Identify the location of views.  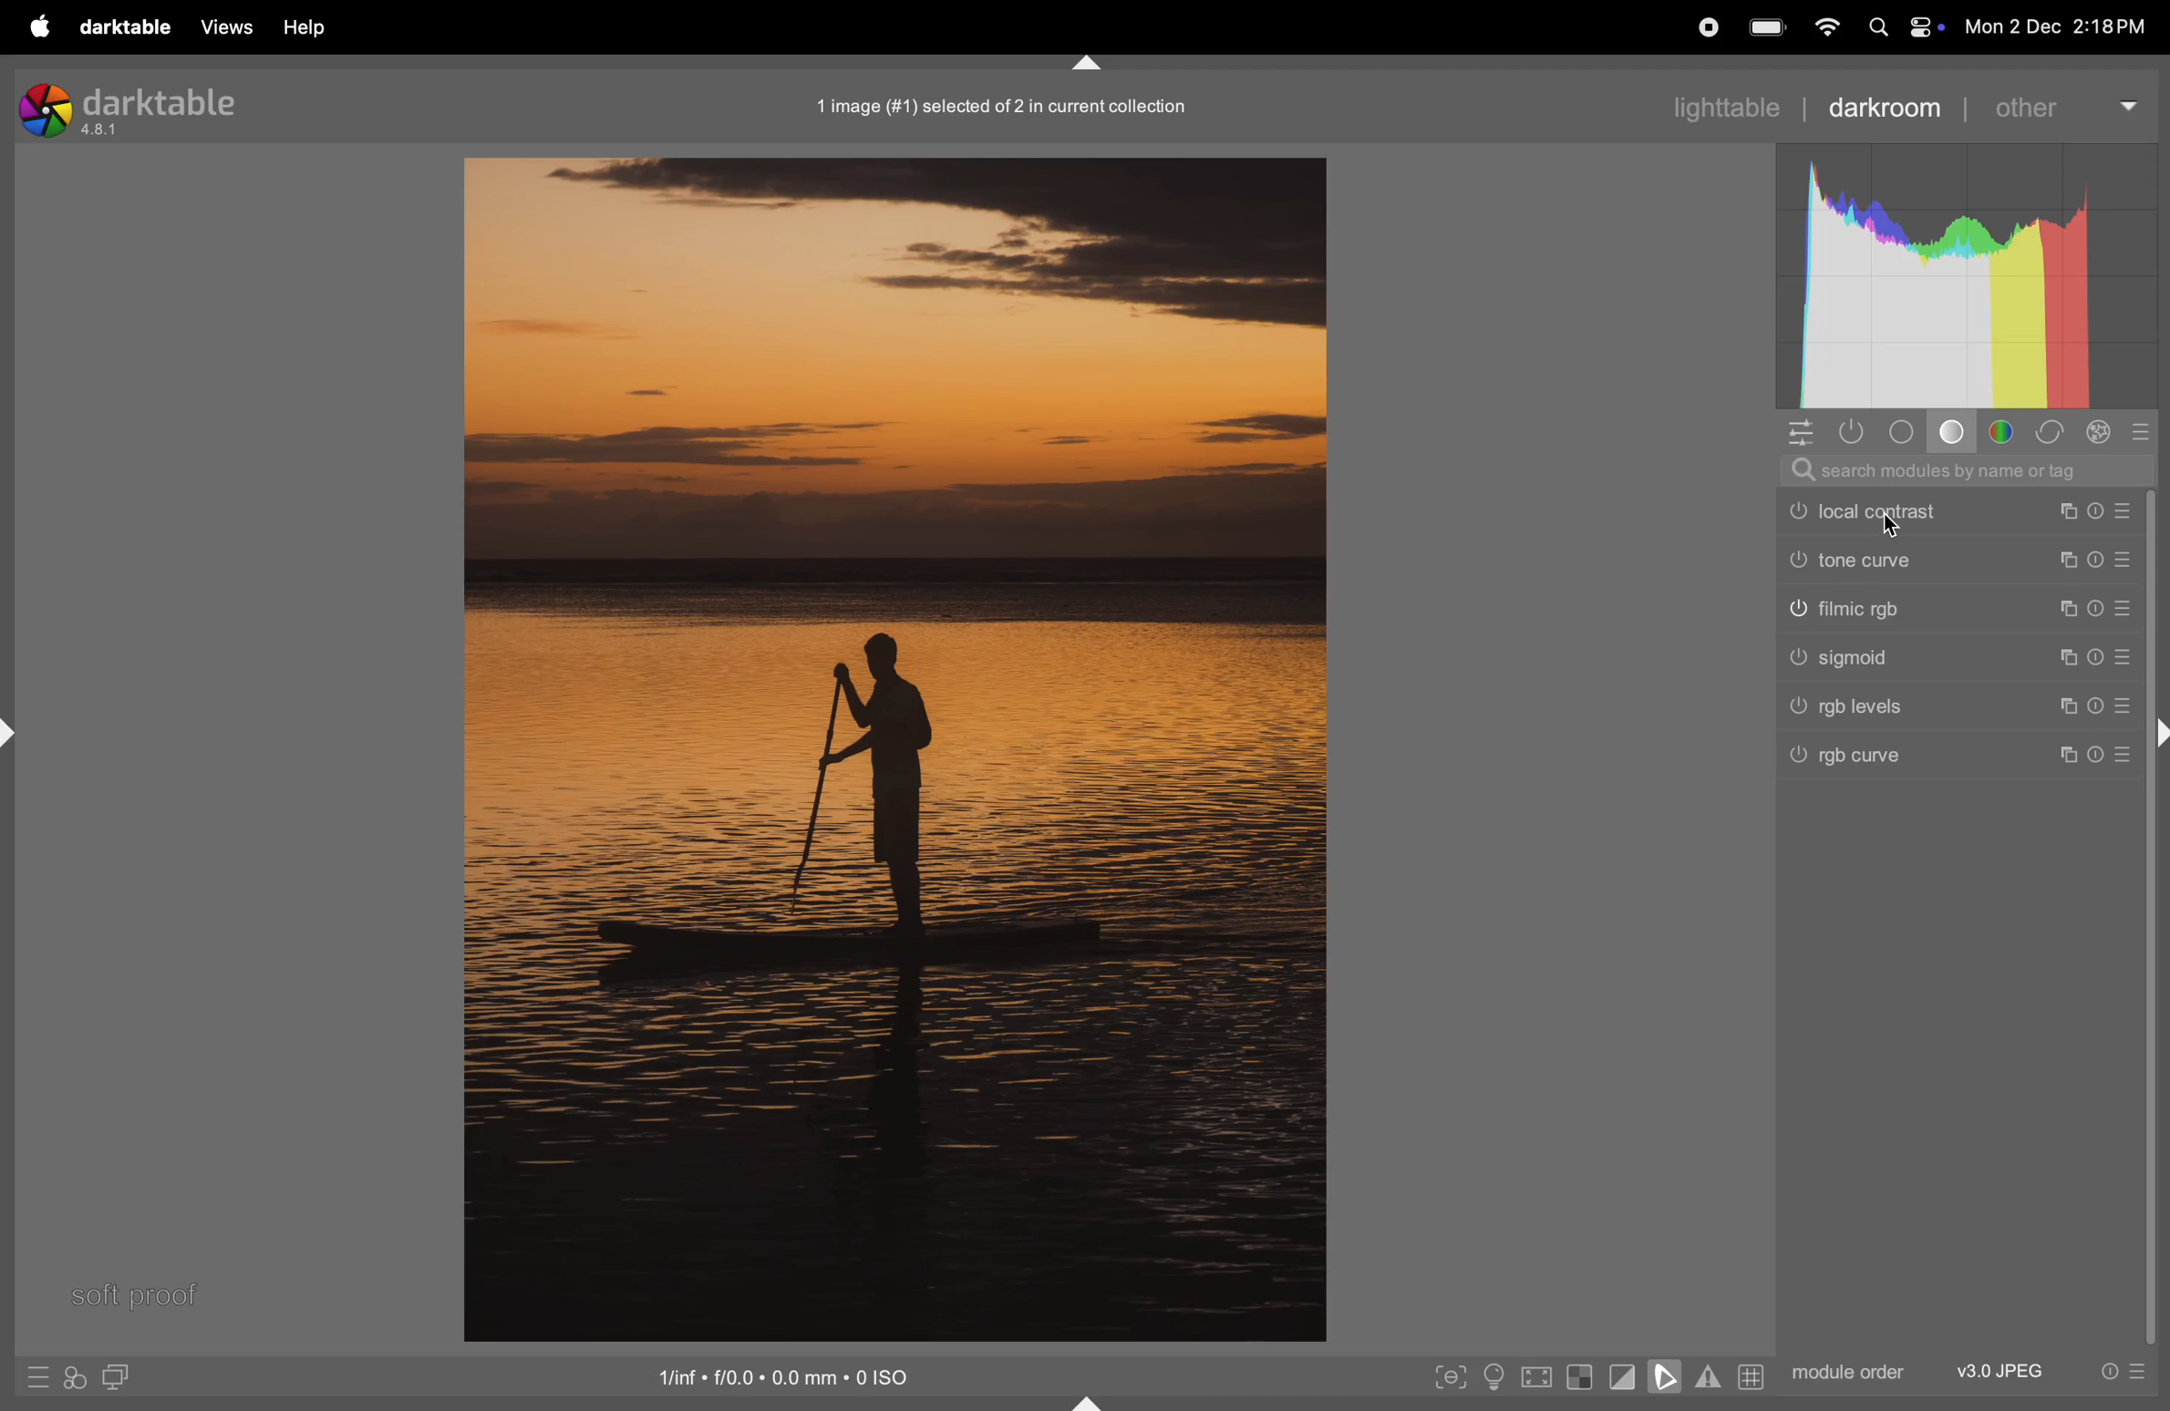
(231, 27).